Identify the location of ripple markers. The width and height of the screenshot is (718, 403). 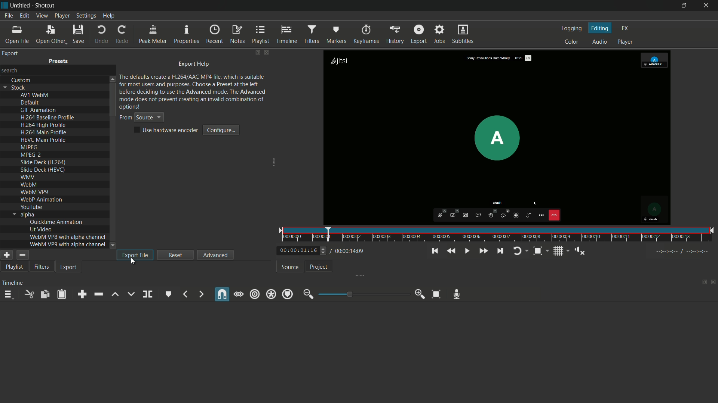
(288, 294).